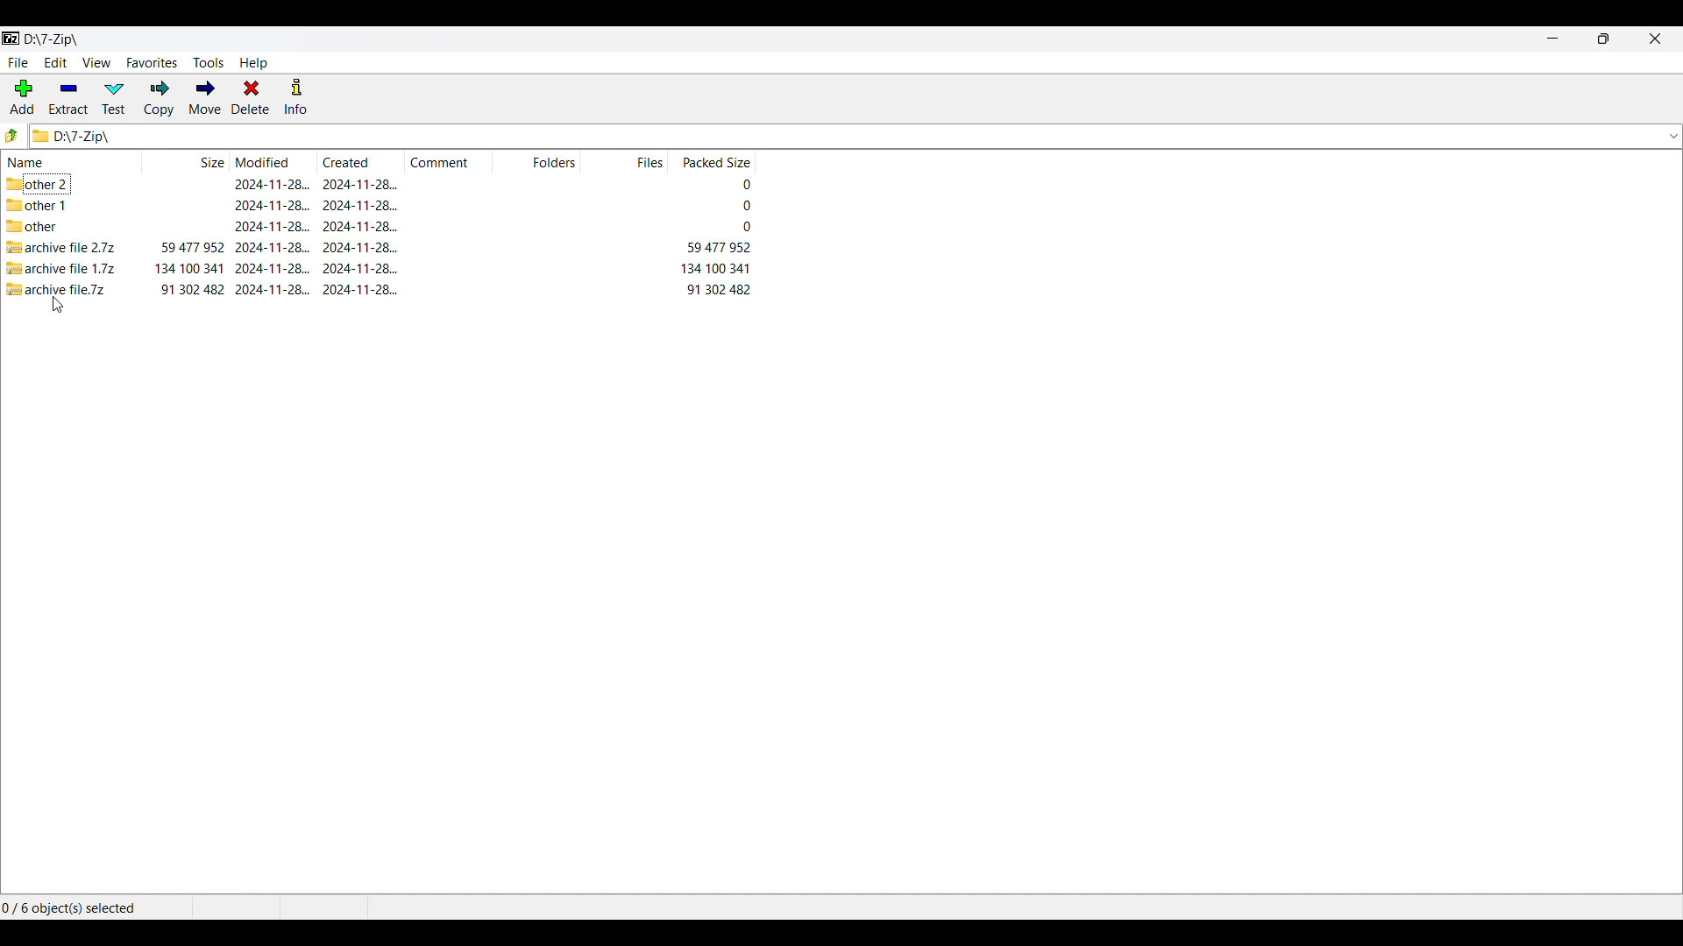  What do you see at coordinates (251, 96) in the screenshot?
I see `Delete` at bounding box center [251, 96].